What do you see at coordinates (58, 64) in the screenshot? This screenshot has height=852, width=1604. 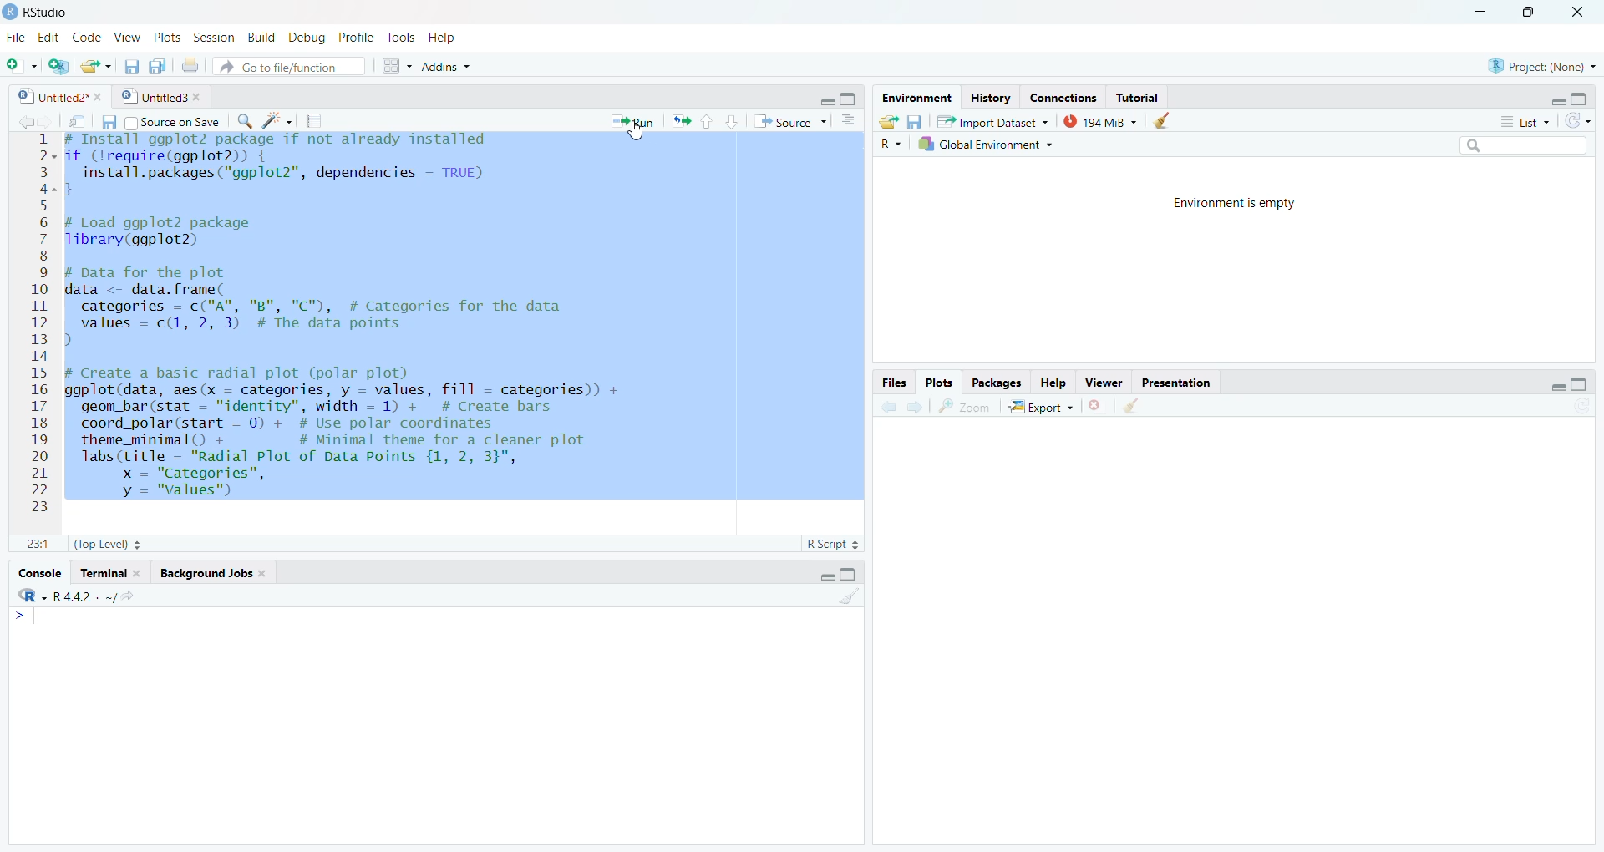 I see `create a project` at bounding box center [58, 64].